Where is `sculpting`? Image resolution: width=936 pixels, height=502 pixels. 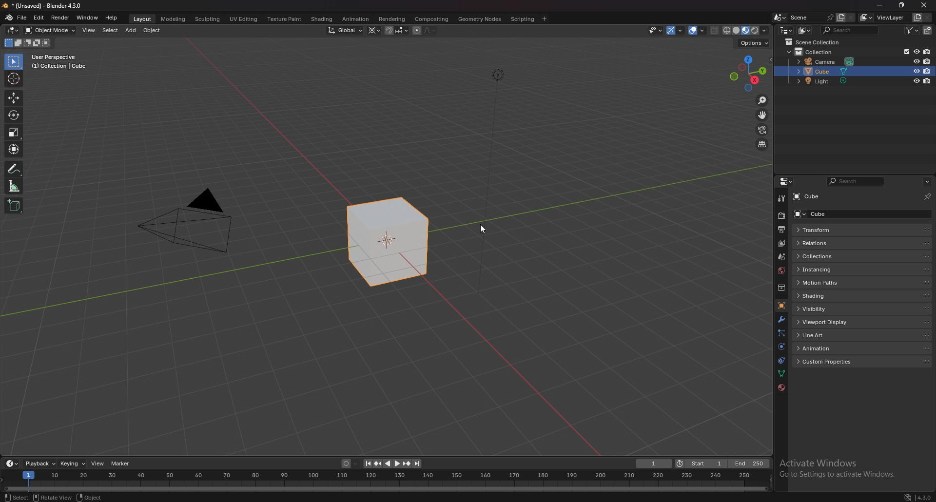
sculpting is located at coordinates (207, 19).